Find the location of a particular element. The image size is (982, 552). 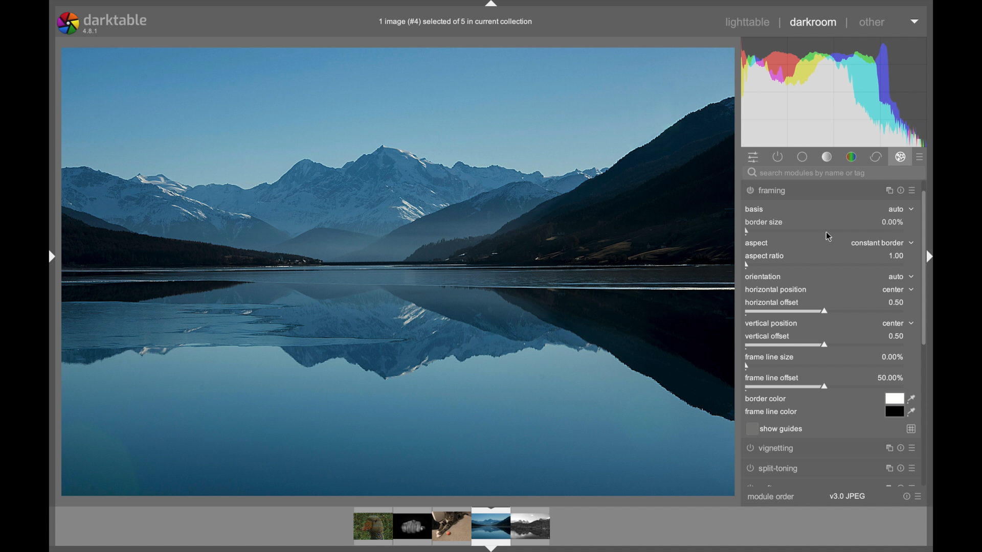

basis is located at coordinates (755, 210).